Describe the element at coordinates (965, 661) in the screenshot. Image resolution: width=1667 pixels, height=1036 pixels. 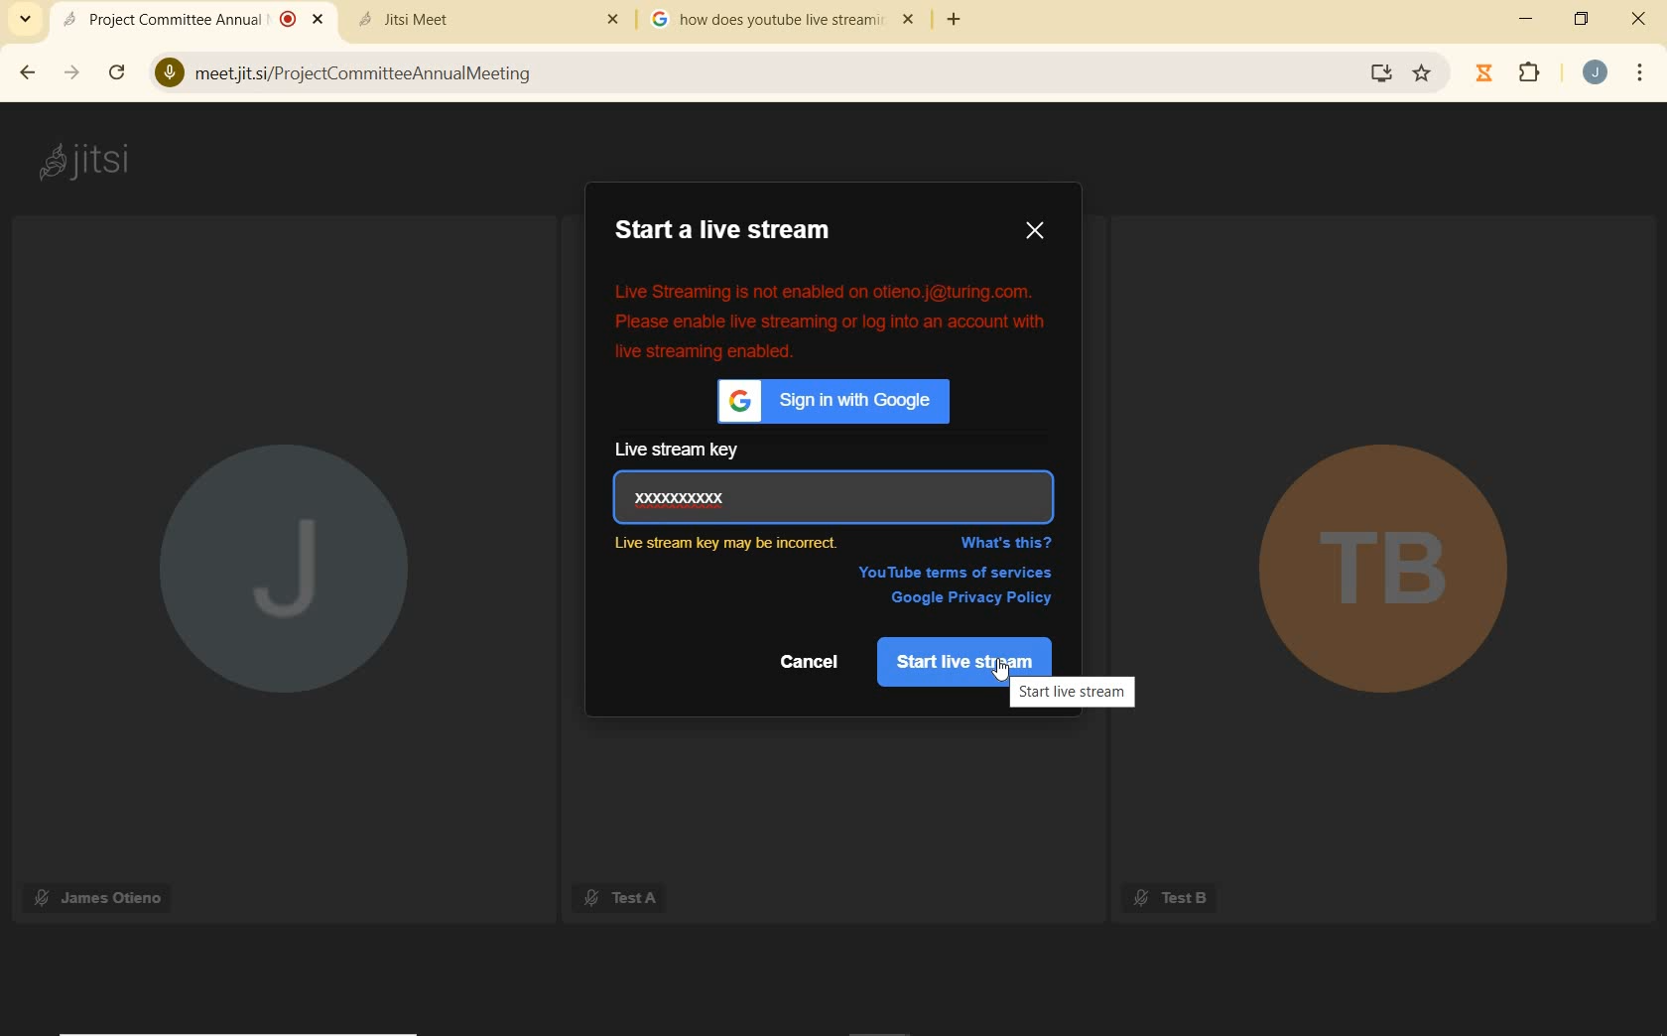
I see `start live stream` at that location.